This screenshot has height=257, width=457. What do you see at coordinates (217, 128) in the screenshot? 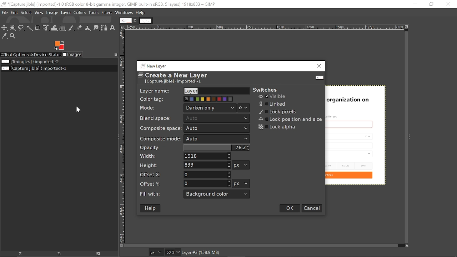
I see `Composite space` at bounding box center [217, 128].